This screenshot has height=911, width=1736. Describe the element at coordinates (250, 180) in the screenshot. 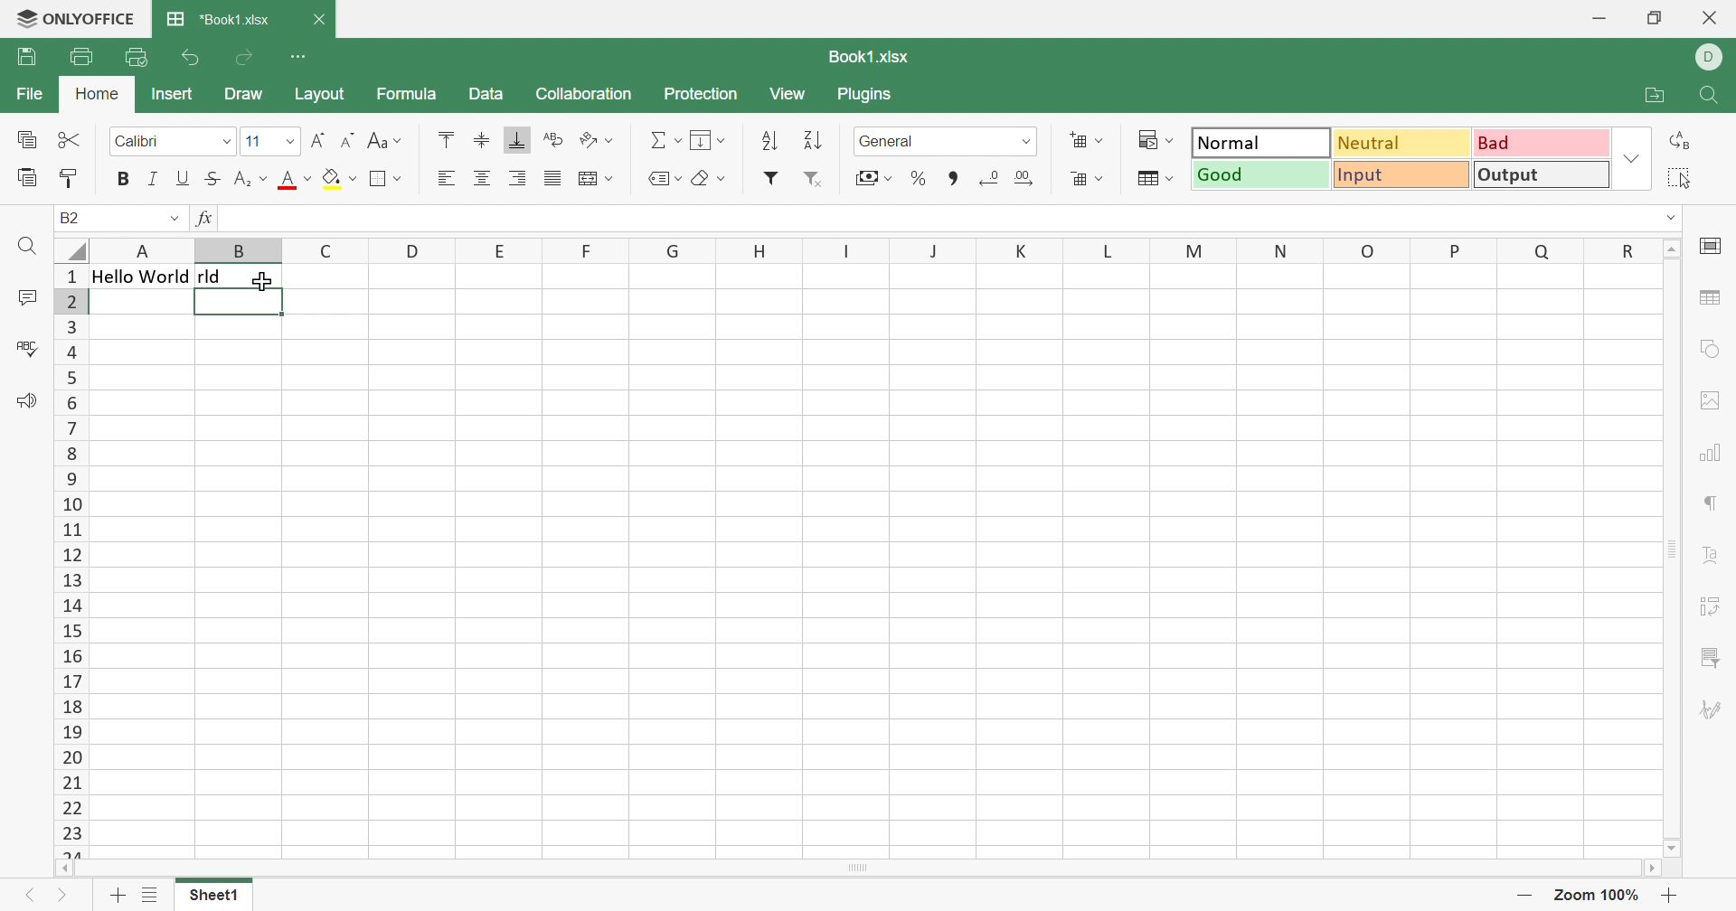

I see `Subscript` at that location.